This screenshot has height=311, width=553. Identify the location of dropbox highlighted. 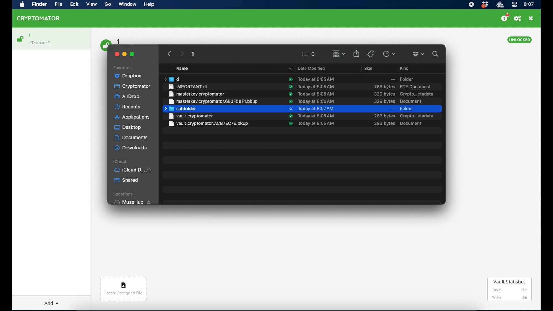
(130, 76).